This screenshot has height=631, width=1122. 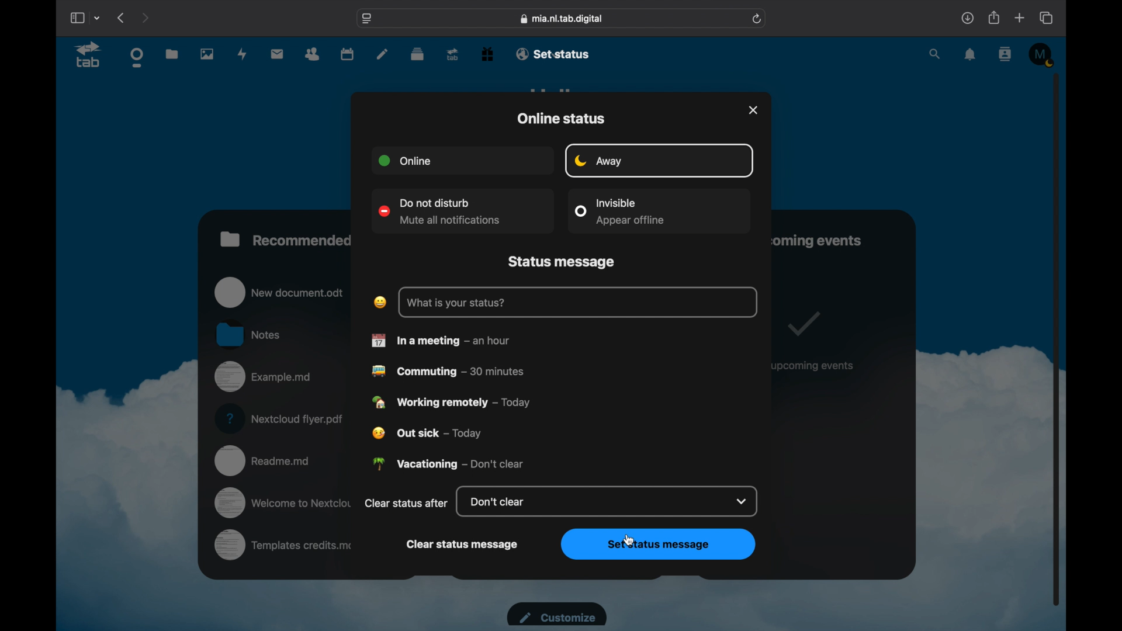 What do you see at coordinates (1057, 339) in the screenshot?
I see `scroll box` at bounding box center [1057, 339].